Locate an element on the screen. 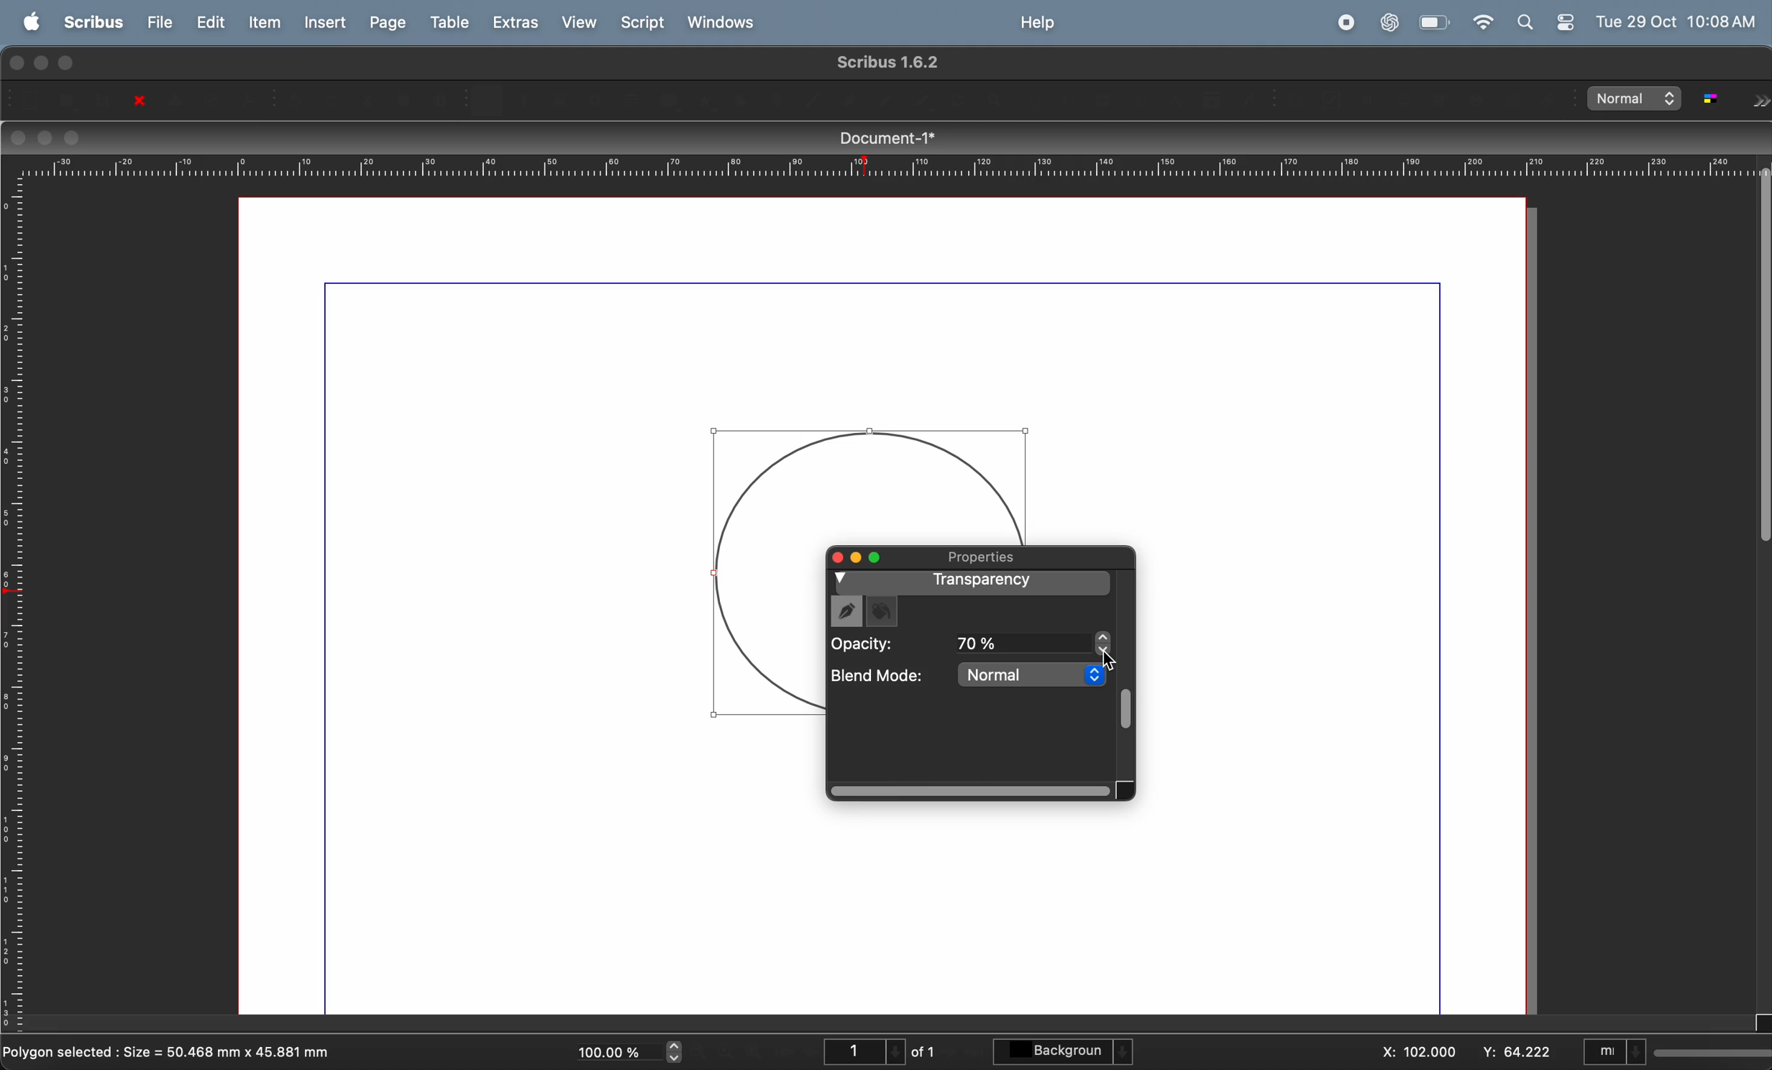 The image size is (1772, 1070). background is located at coordinates (1064, 1049).